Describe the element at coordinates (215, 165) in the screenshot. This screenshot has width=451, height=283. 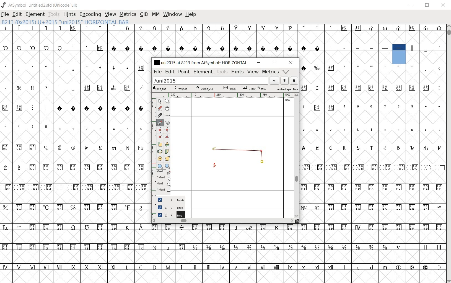
I see `Feltpen tool/cursor location` at that location.